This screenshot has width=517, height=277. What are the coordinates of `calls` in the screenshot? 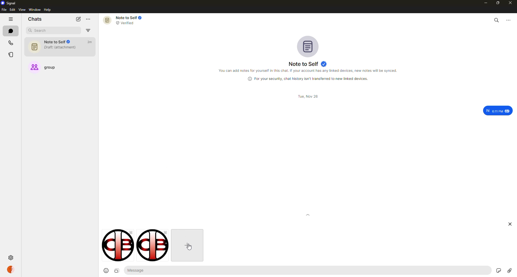 It's located at (9, 42).